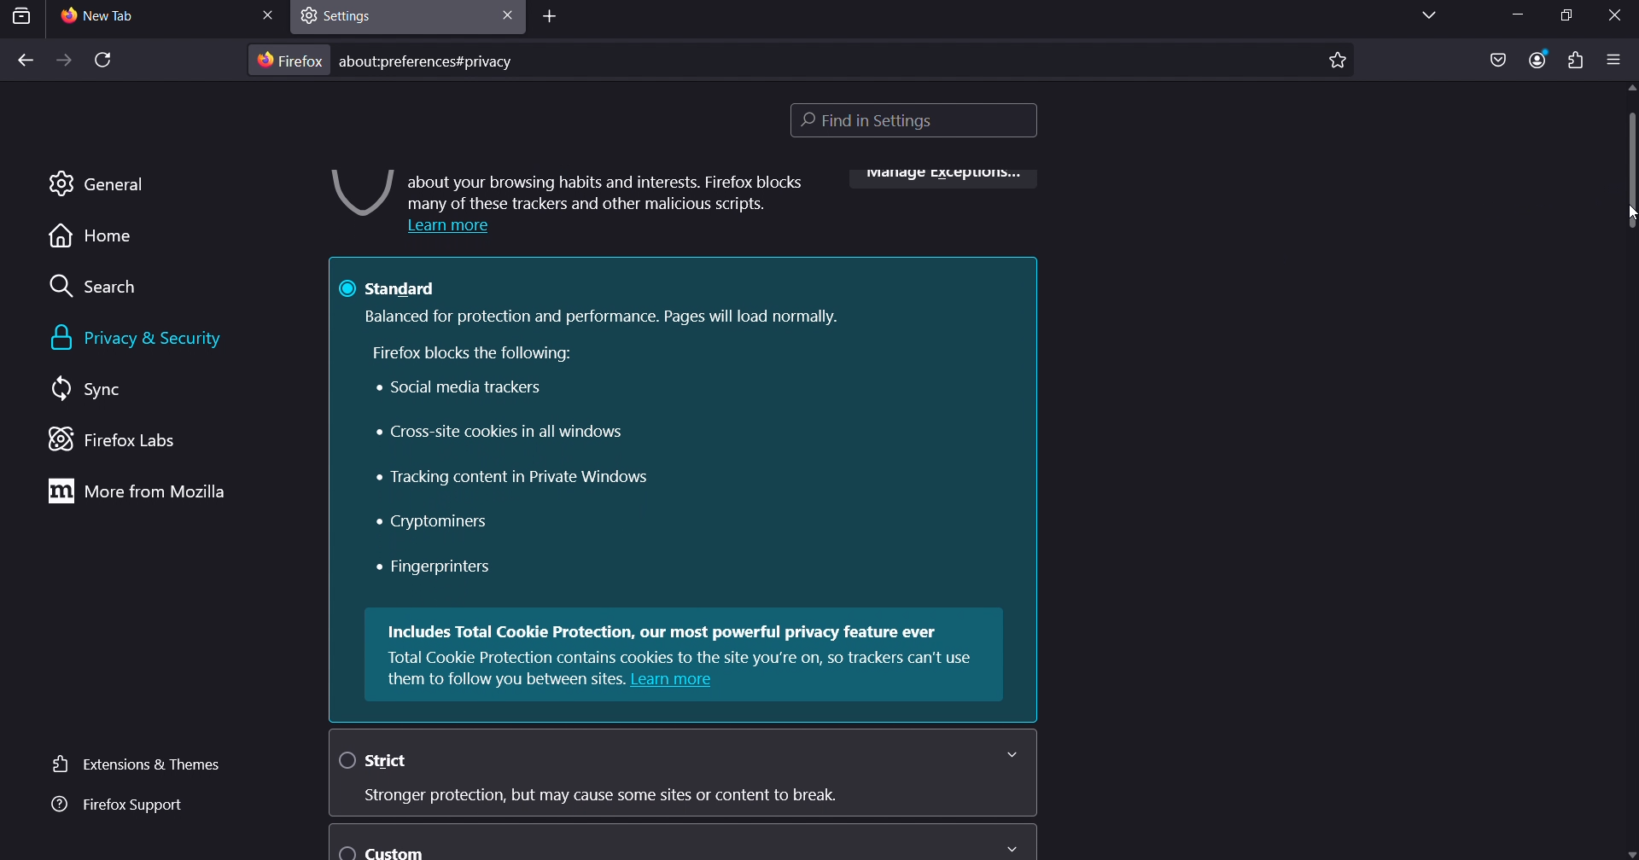  Describe the element at coordinates (155, 339) in the screenshot. I see `privacy & security` at that location.